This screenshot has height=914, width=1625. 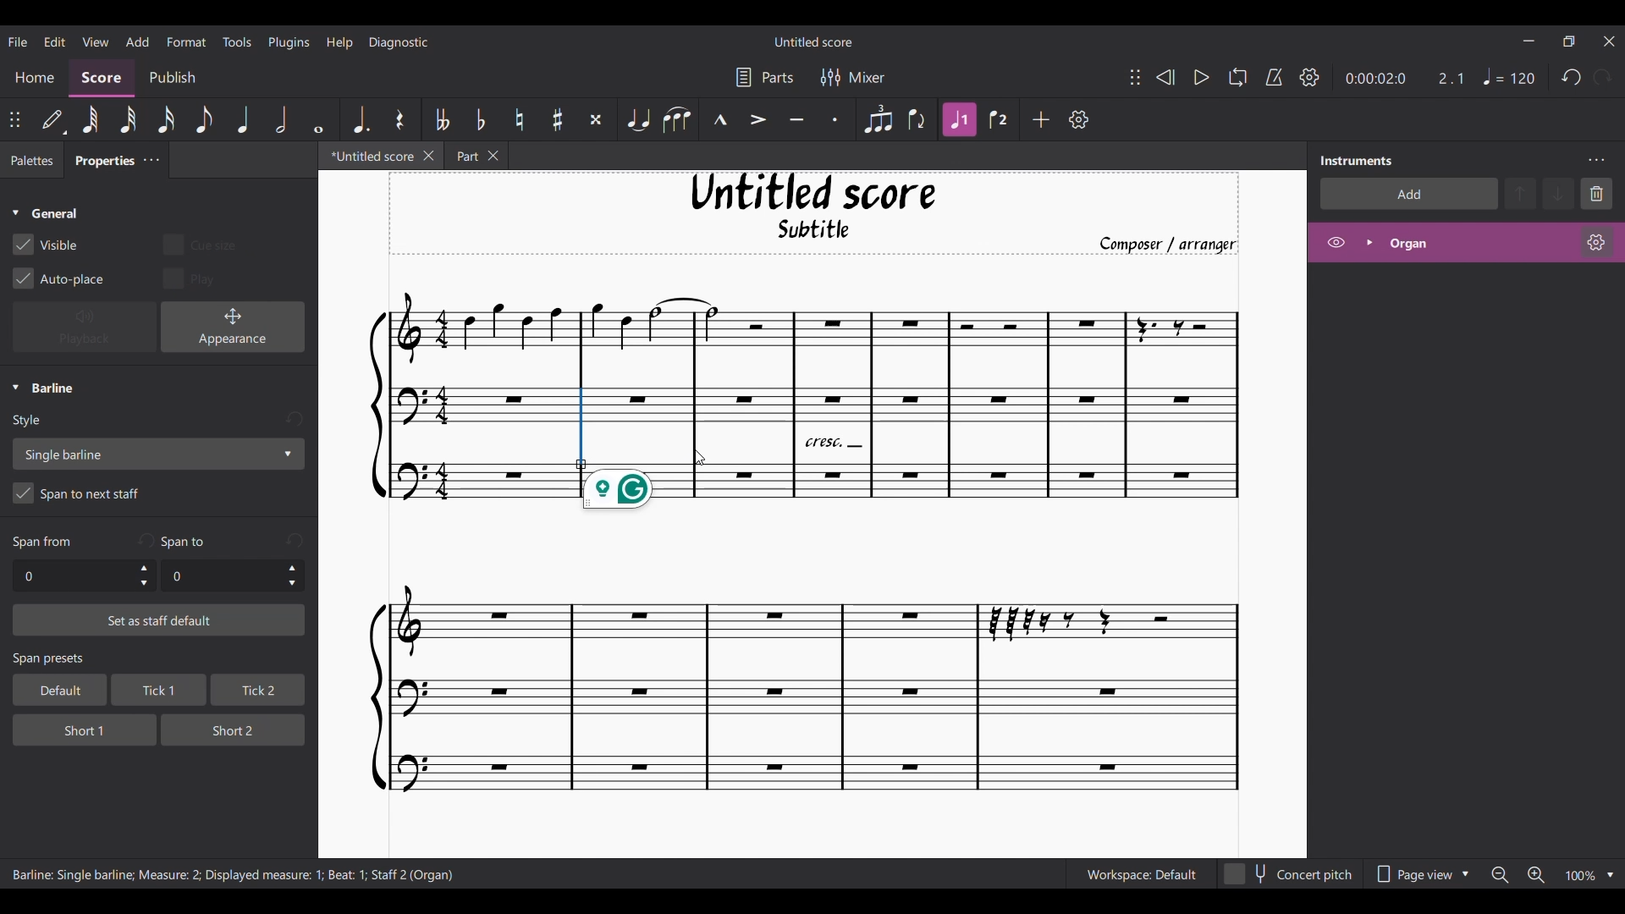 I want to click on Current workspace setting, so click(x=1141, y=874).